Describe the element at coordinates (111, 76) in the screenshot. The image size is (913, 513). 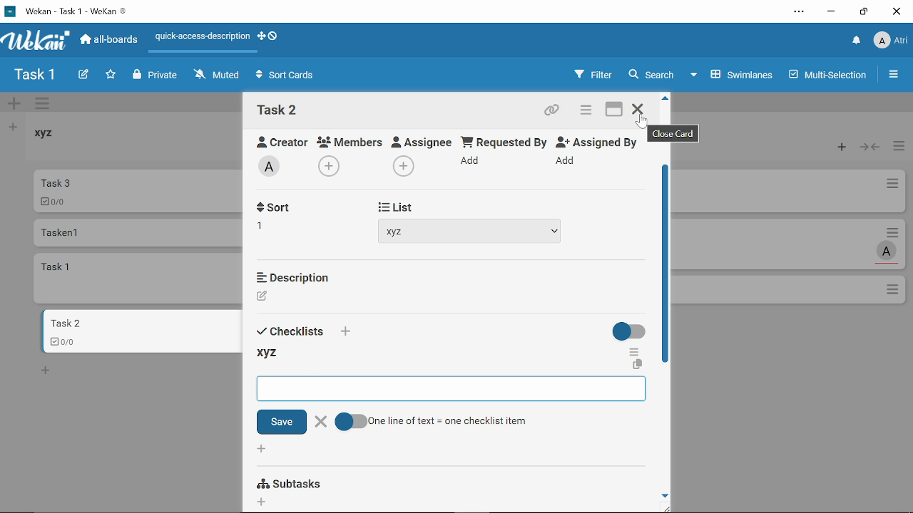
I see `Click here to star this board` at that location.